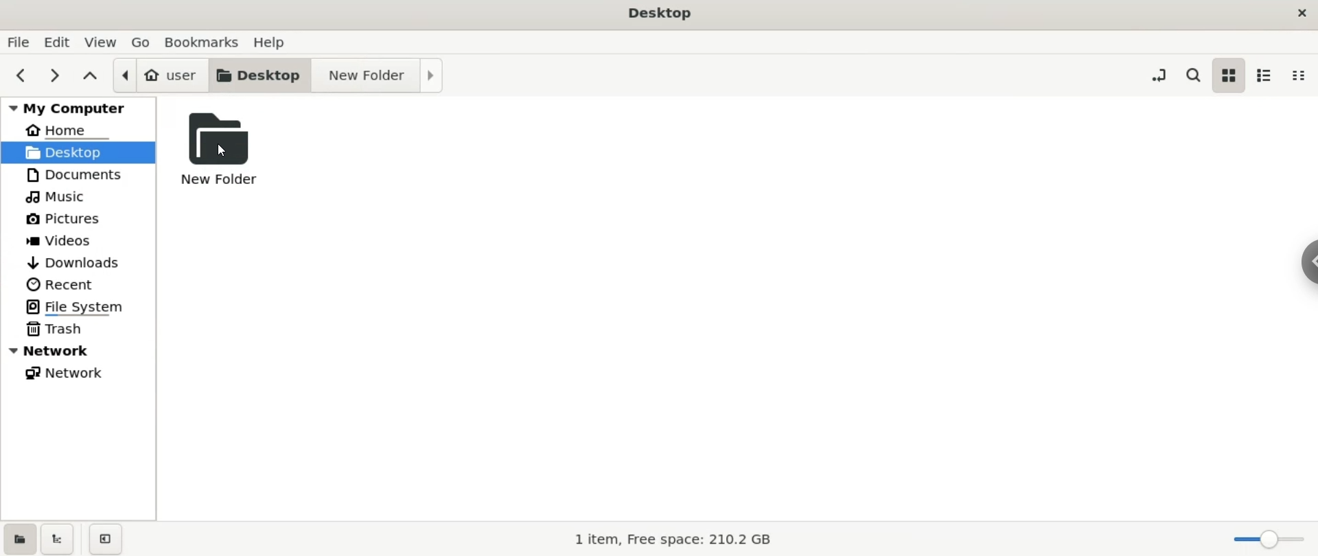 This screenshot has width=1318, height=556. Describe the element at coordinates (19, 74) in the screenshot. I see `pervious` at that location.